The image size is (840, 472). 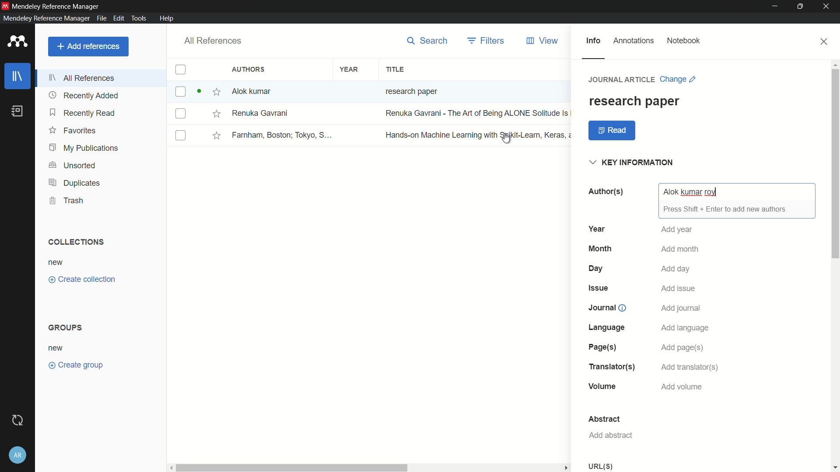 I want to click on favorites, so click(x=72, y=130).